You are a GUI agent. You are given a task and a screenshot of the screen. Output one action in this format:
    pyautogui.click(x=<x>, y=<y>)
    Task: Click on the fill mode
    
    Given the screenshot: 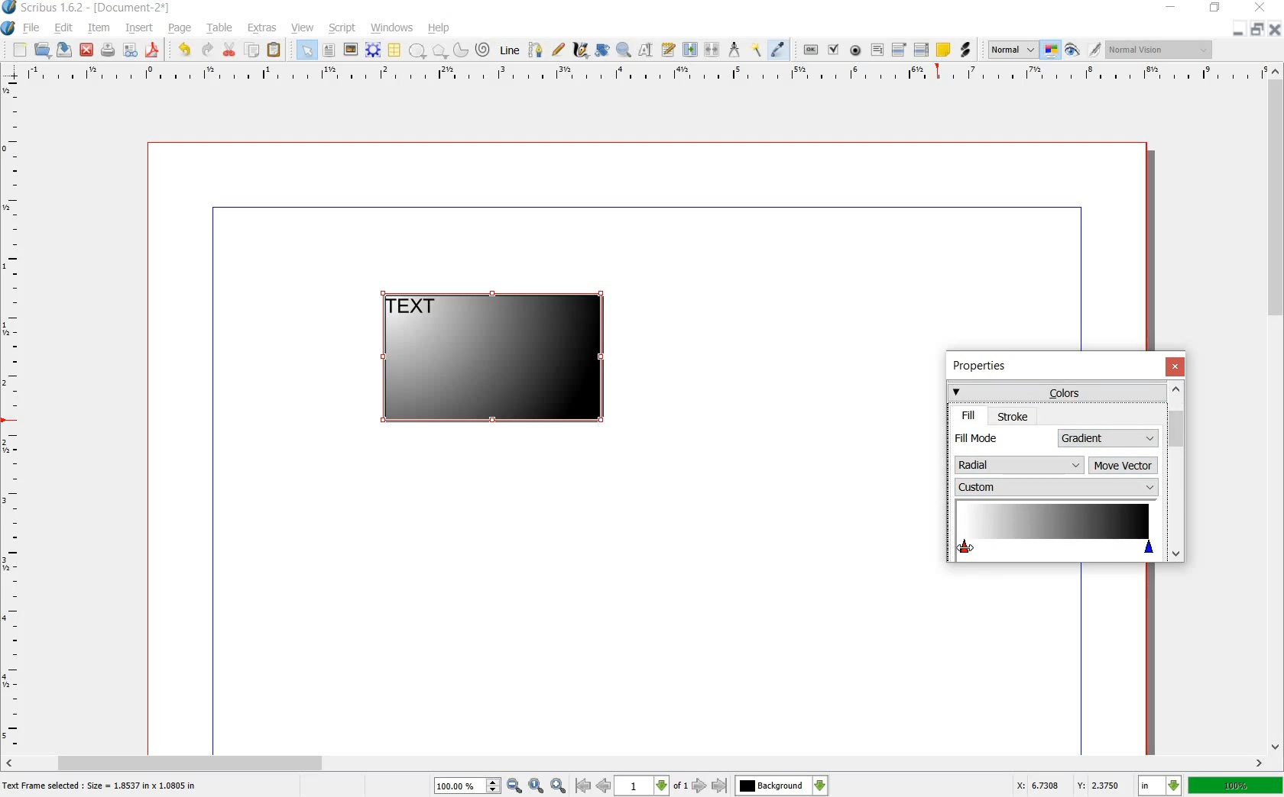 What is the action you would take?
    pyautogui.click(x=1003, y=437)
    